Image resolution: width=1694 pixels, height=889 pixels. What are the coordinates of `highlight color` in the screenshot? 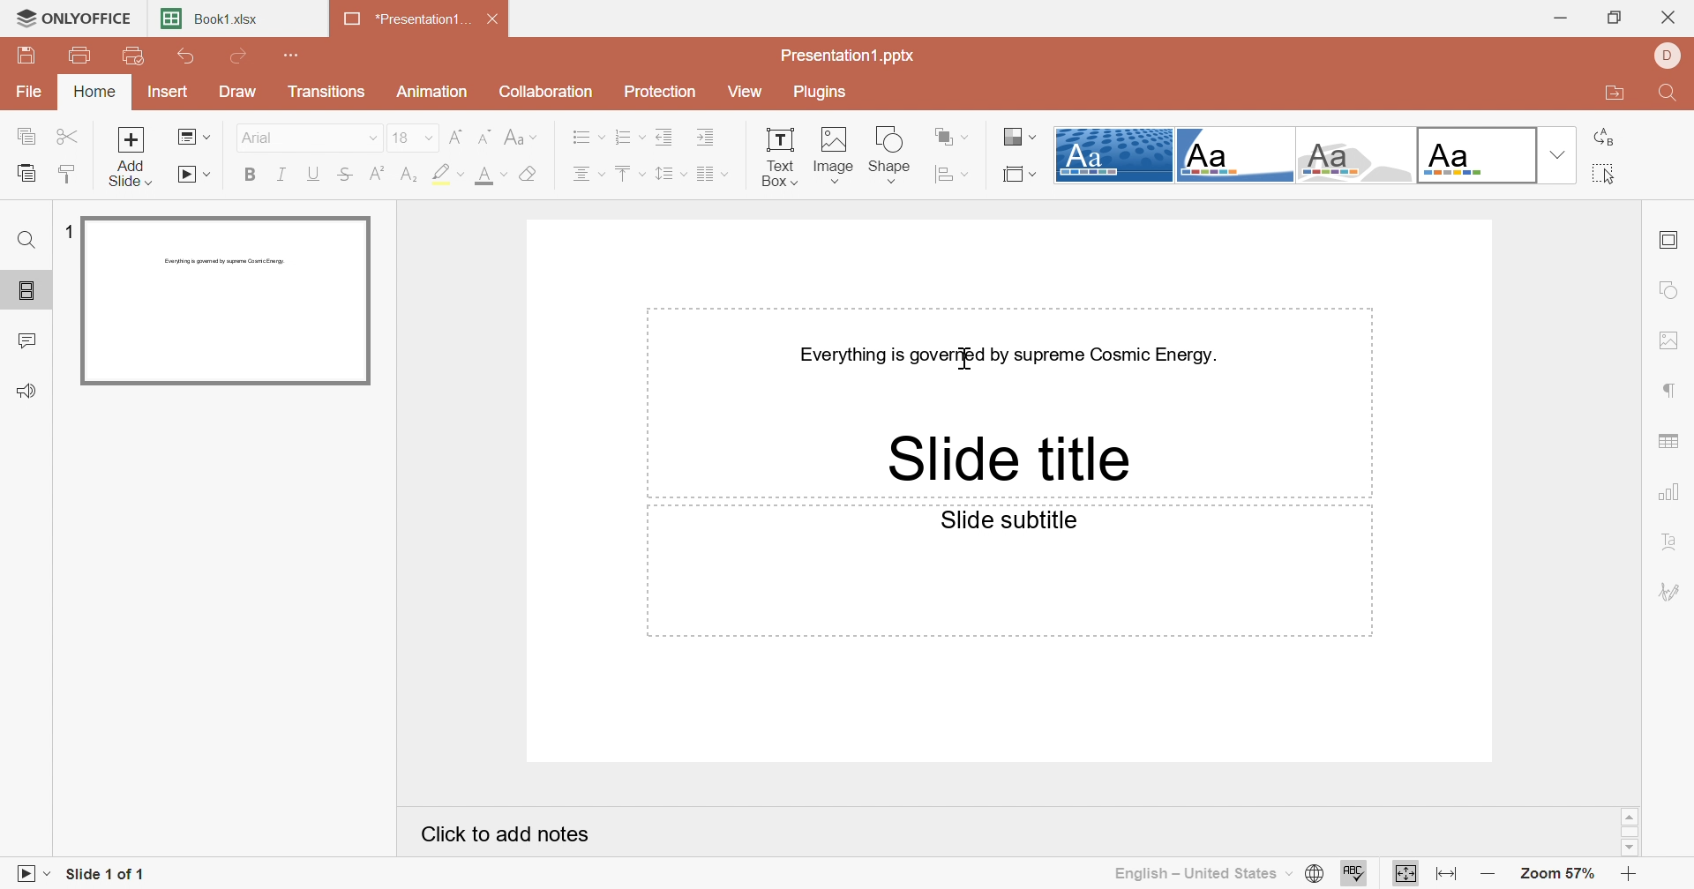 It's located at (451, 174).